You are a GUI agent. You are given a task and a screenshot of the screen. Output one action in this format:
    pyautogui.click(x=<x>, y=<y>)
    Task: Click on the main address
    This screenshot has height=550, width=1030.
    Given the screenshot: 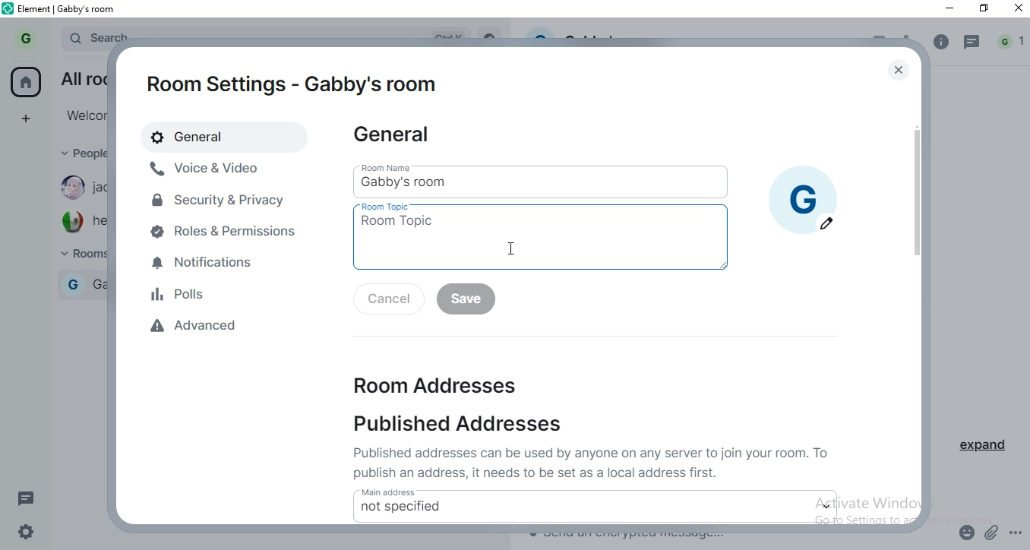 What is the action you would take?
    pyautogui.click(x=472, y=491)
    